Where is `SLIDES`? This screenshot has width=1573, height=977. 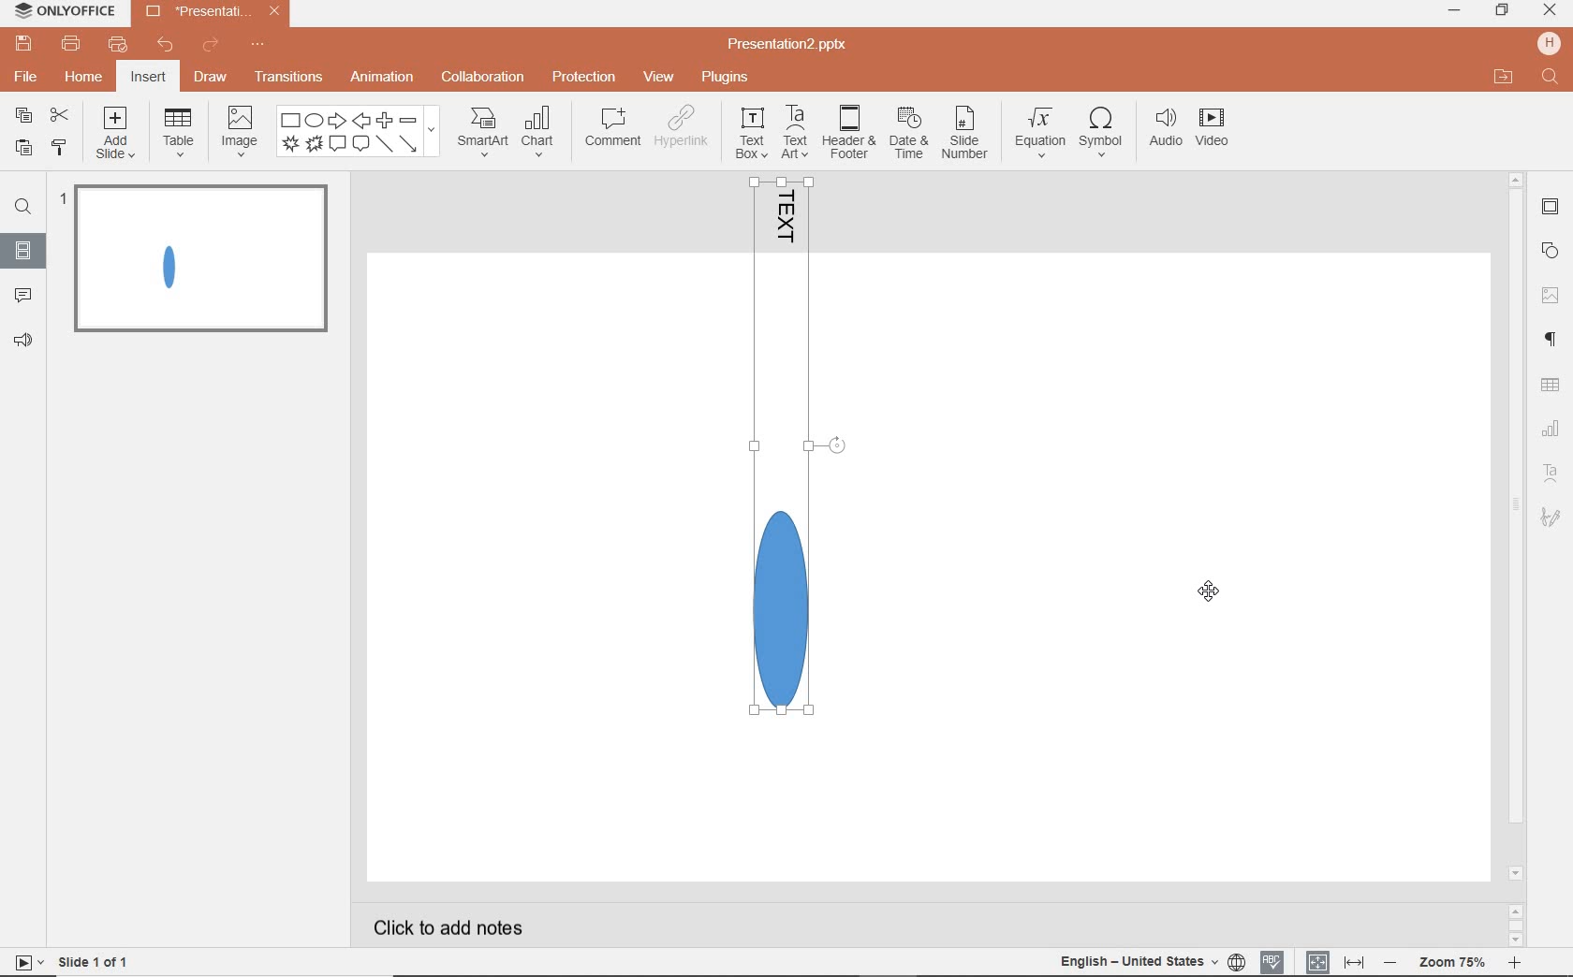 SLIDES is located at coordinates (24, 249).